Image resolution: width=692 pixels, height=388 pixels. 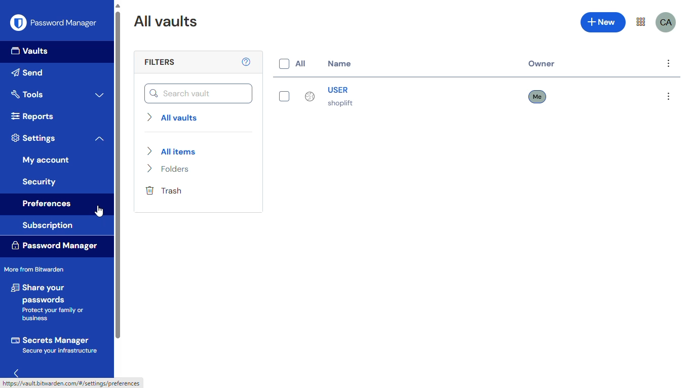 What do you see at coordinates (48, 205) in the screenshot?
I see `preferences` at bounding box center [48, 205].